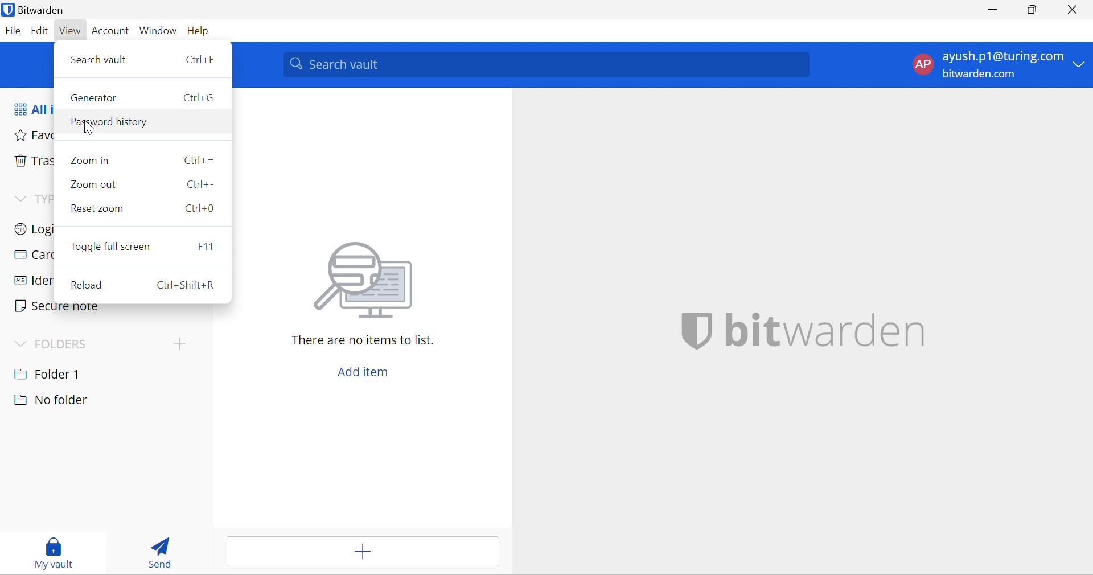  What do you see at coordinates (148, 206) in the screenshot?
I see `reset zoom` at bounding box center [148, 206].